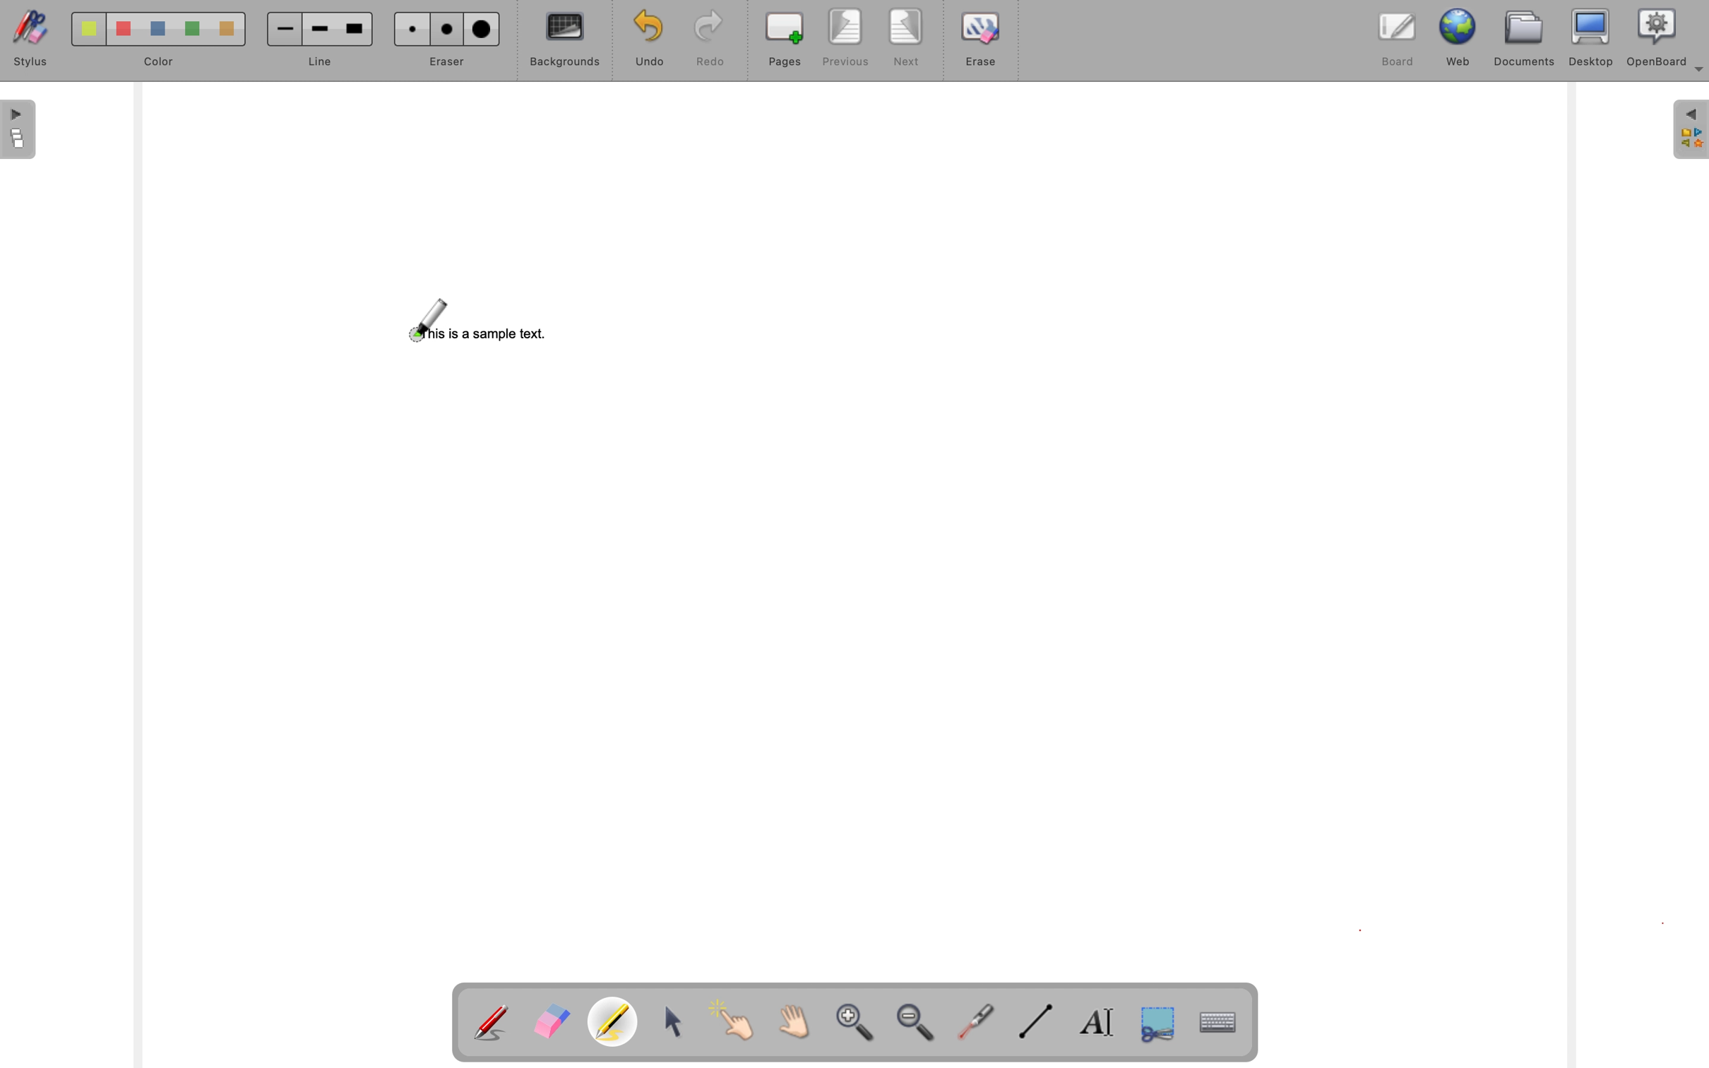 This screenshot has width=1709, height=1068. I want to click on display virtual keyboard, so click(1216, 1020).